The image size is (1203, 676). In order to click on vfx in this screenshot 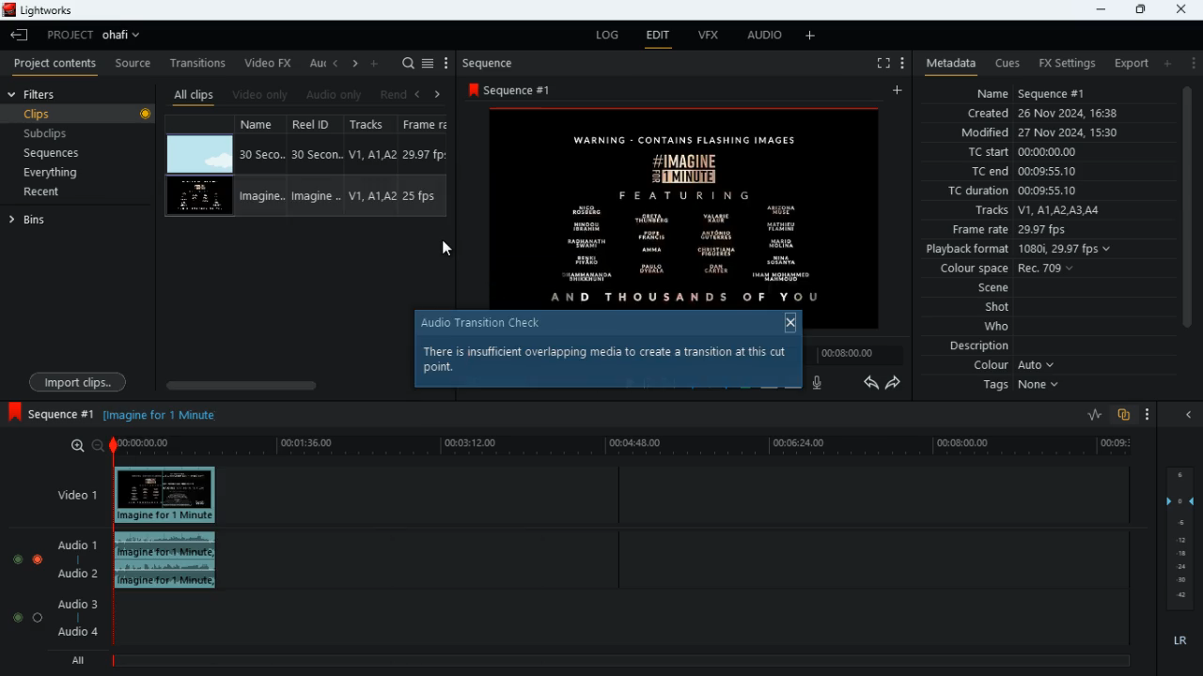, I will do `click(707, 37)`.